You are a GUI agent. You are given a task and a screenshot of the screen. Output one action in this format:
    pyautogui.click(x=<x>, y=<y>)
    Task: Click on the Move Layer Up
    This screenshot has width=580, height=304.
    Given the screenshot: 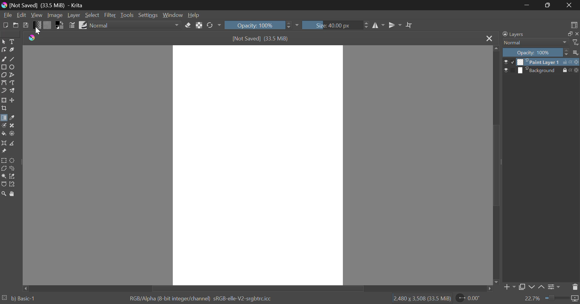 What is the action you would take?
    pyautogui.click(x=542, y=287)
    